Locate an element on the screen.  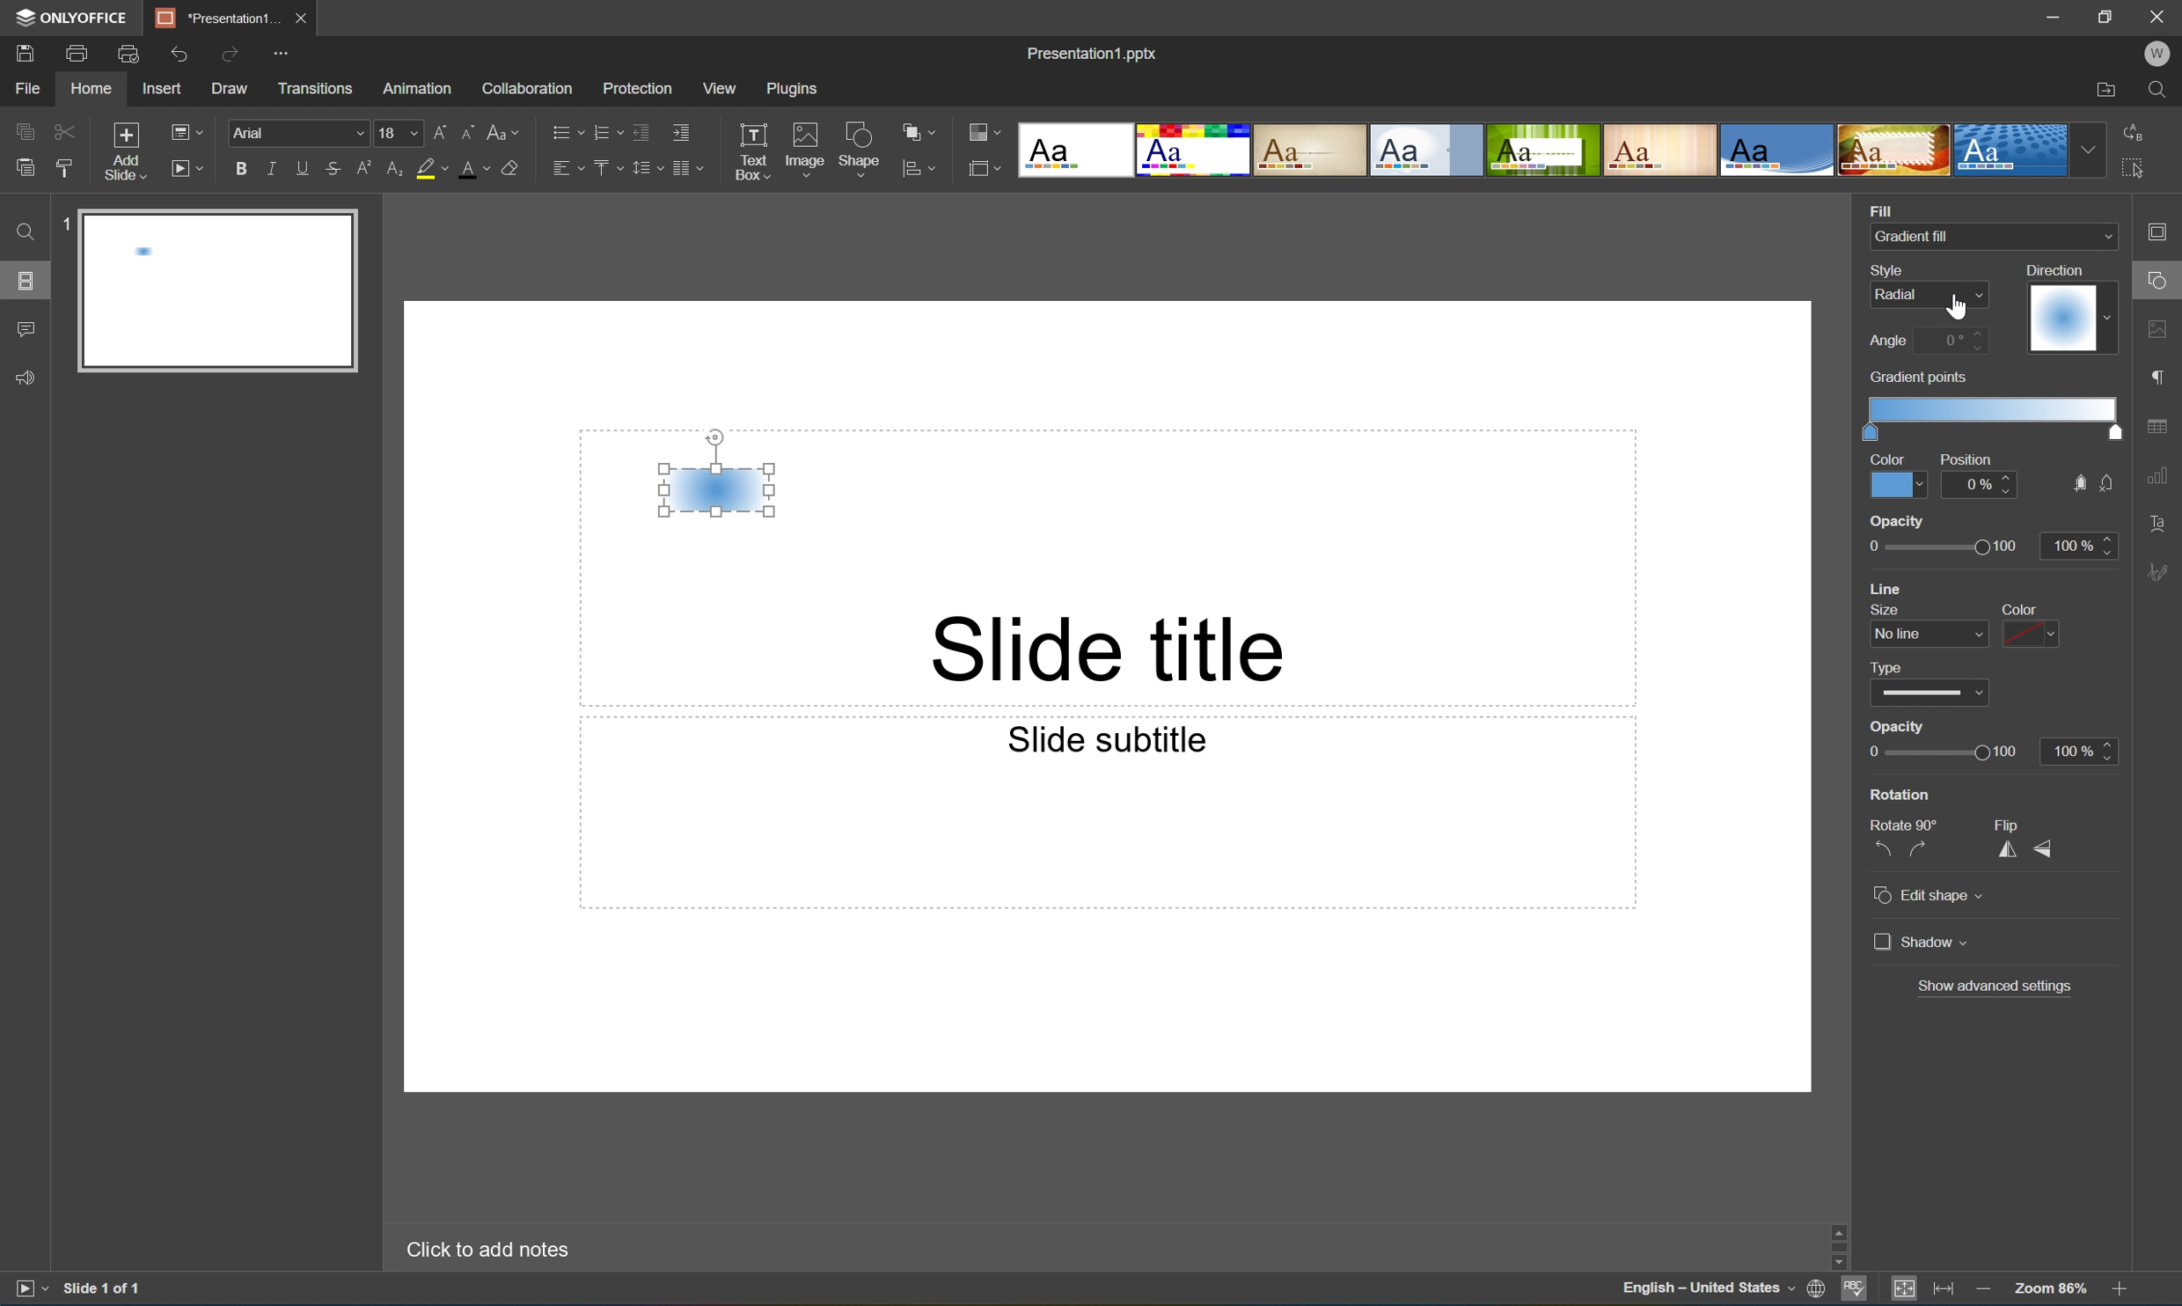
Increase indent is located at coordinates (679, 130).